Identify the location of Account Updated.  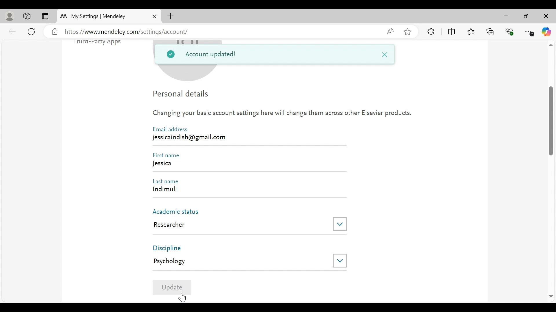
(259, 54).